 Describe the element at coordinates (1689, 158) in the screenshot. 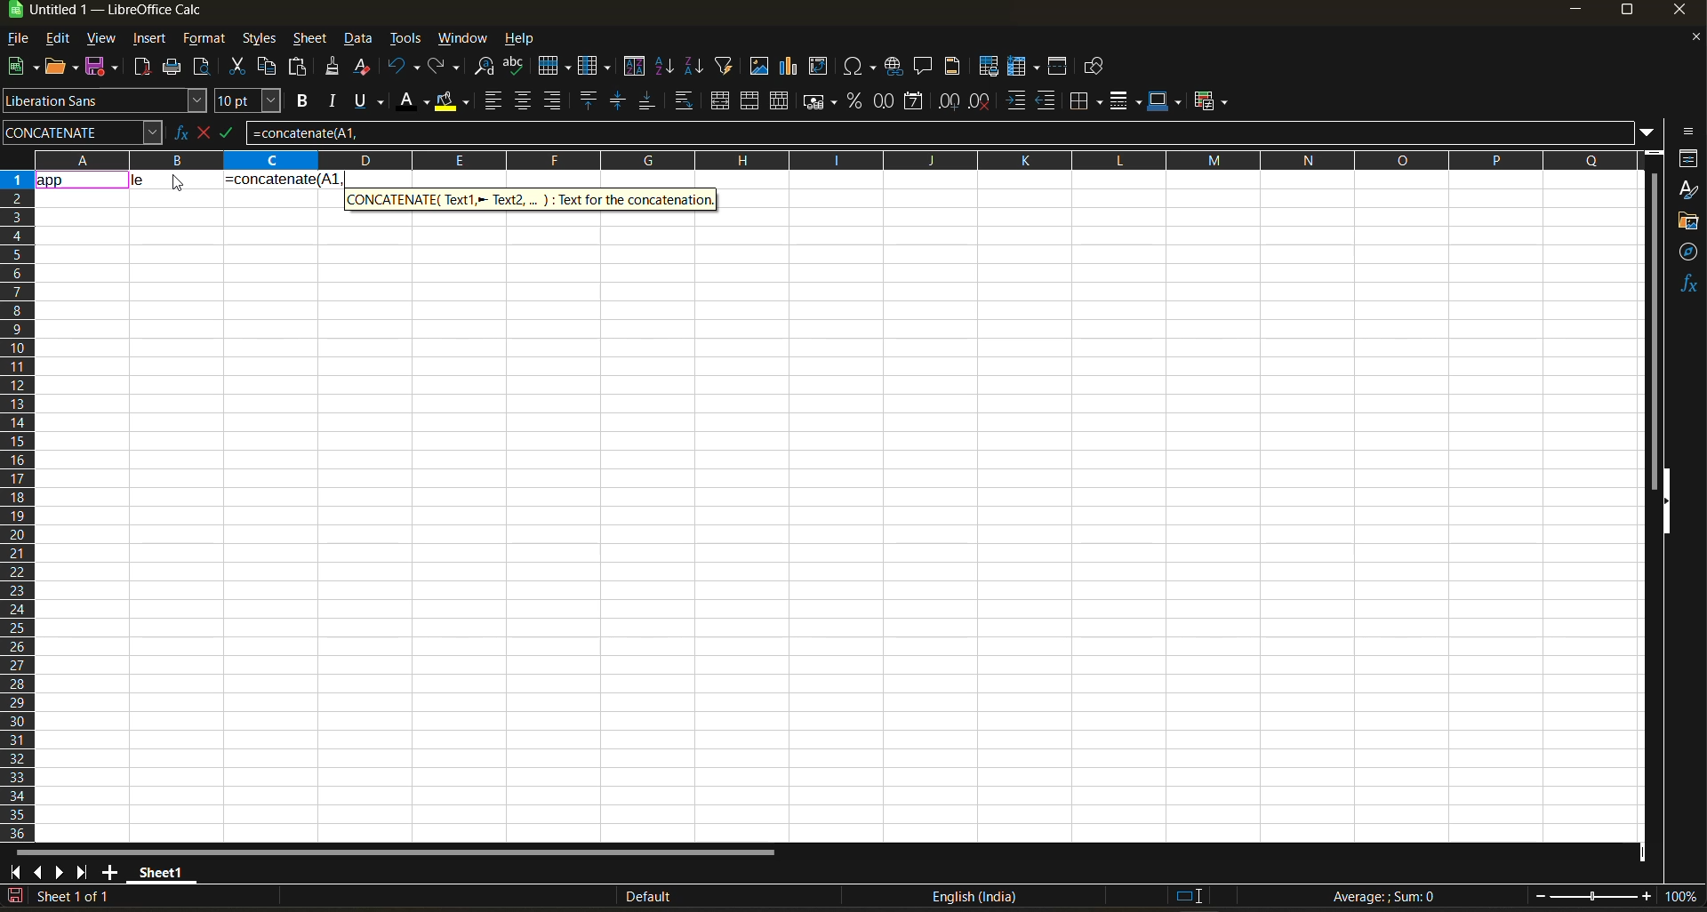

I see `properties` at that location.